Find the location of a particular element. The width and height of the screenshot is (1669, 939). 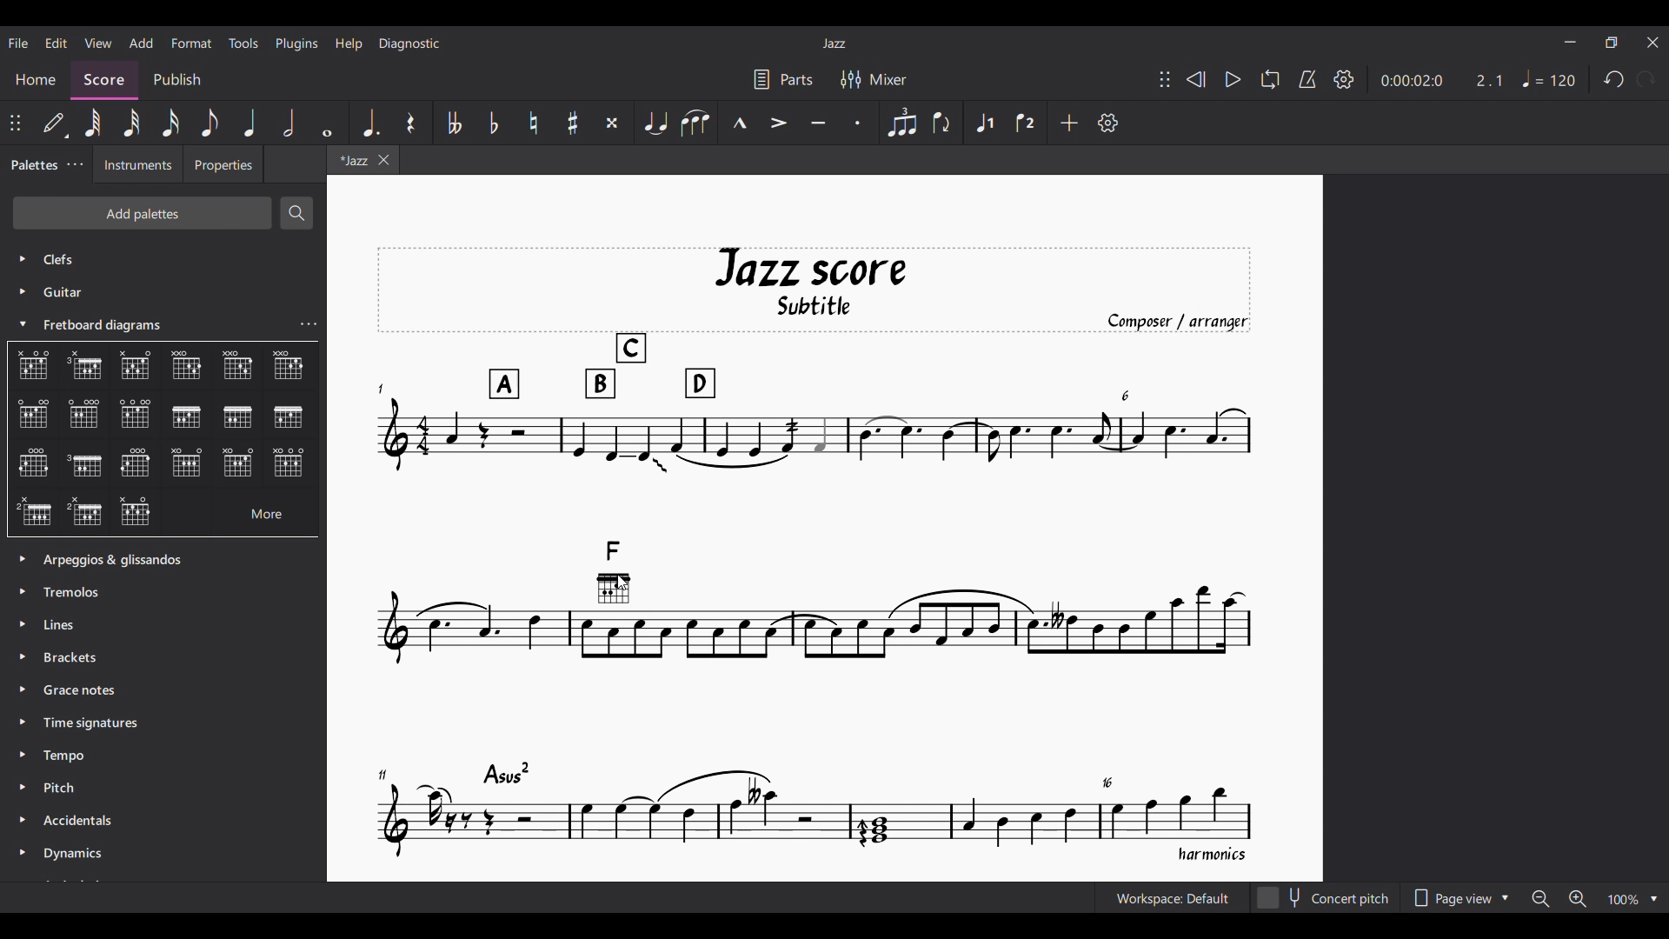

16th note is located at coordinates (170, 123).